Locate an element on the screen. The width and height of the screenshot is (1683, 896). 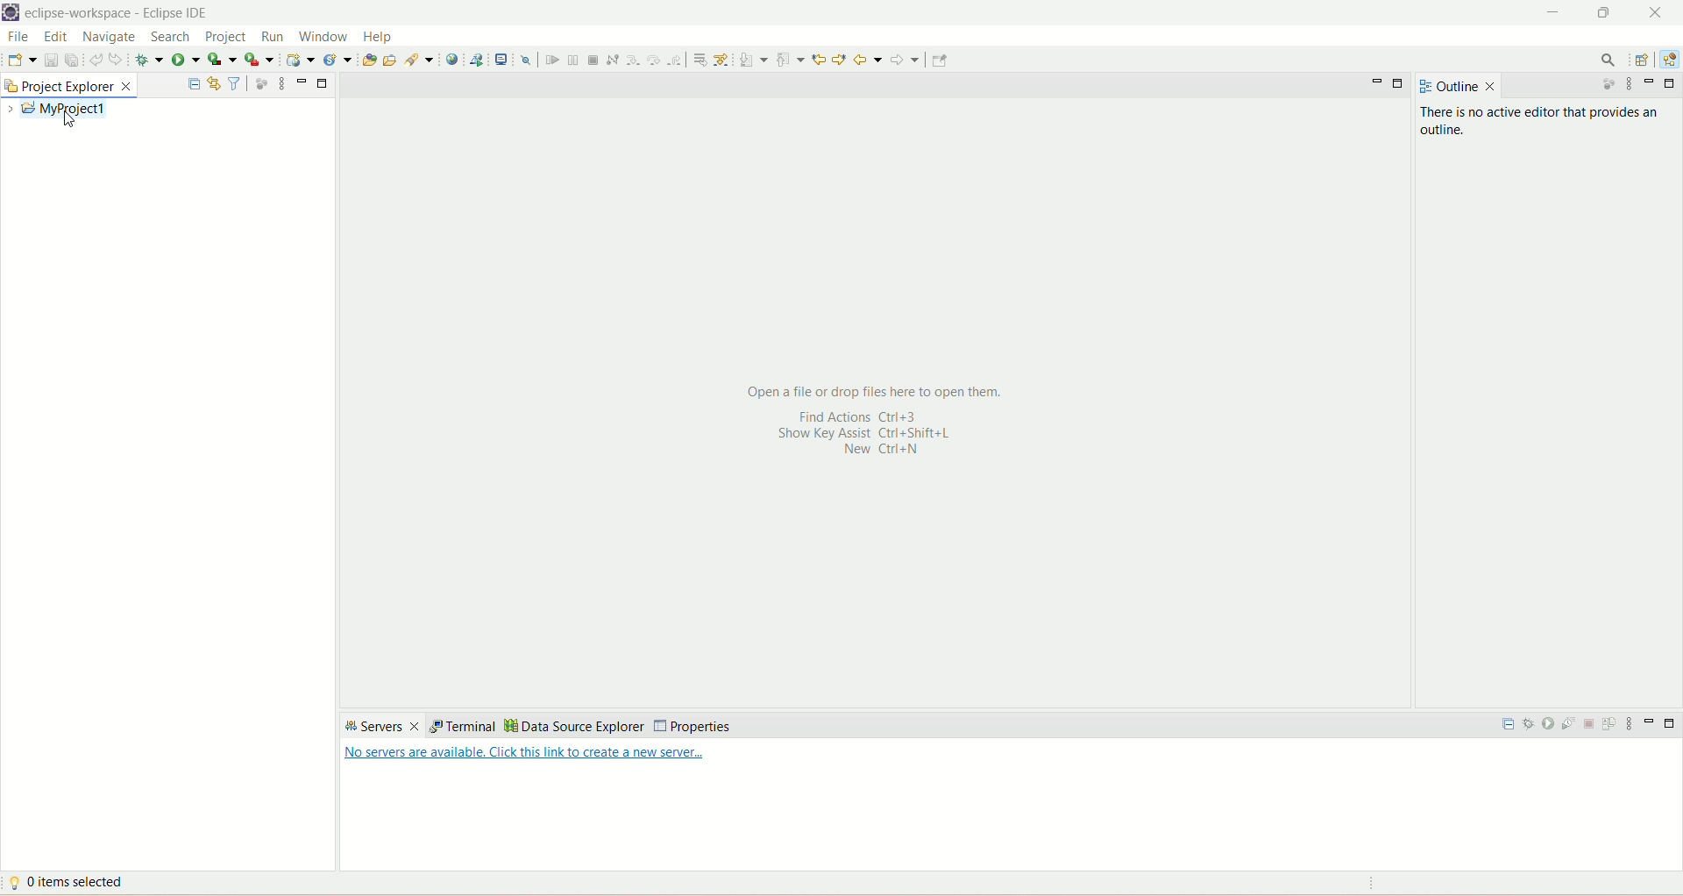
item selected is located at coordinates (69, 882).